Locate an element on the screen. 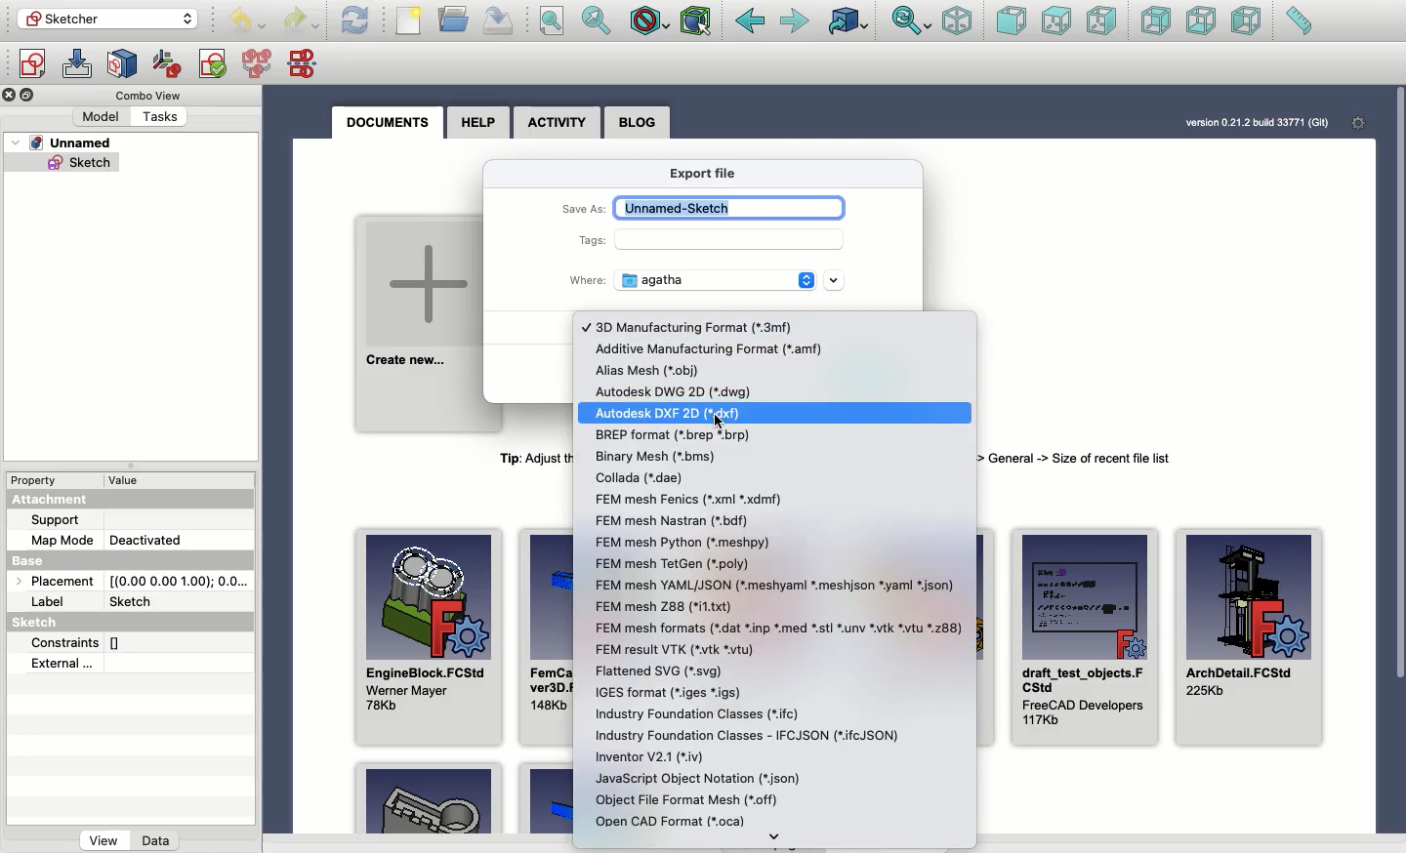 The height and width of the screenshot is (853, 1406). Undo is located at coordinates (303, 20).